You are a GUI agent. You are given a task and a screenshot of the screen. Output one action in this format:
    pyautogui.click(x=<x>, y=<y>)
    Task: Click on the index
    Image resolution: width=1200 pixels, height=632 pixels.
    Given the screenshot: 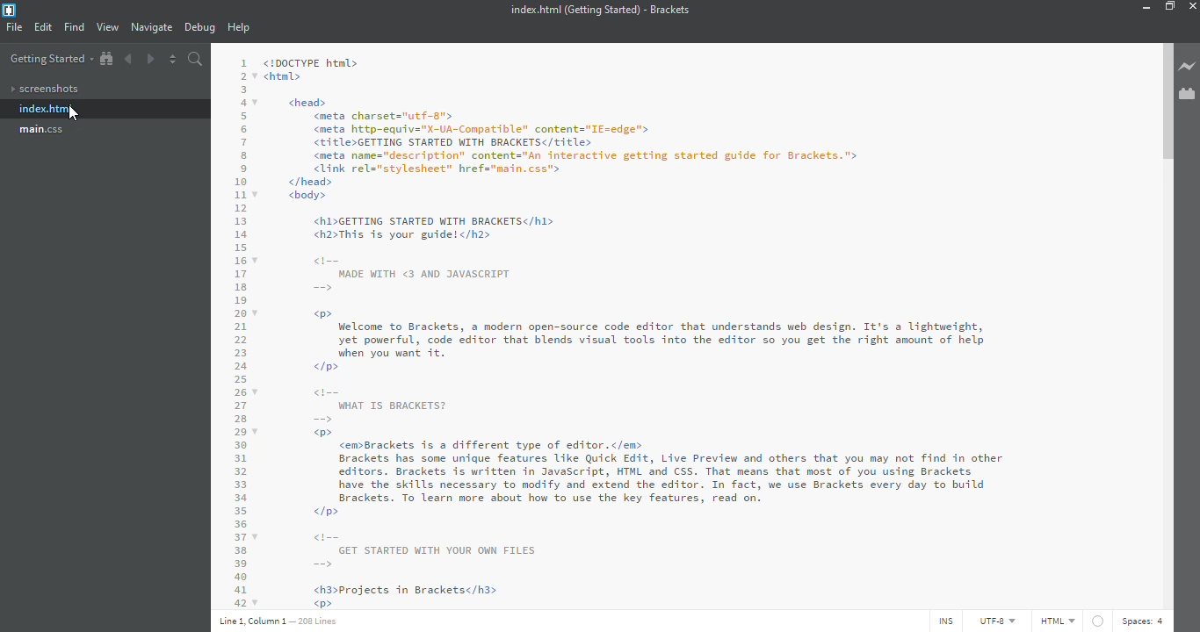 What is the action you would take?
    pyautogui.click(x=47, y=109)
    